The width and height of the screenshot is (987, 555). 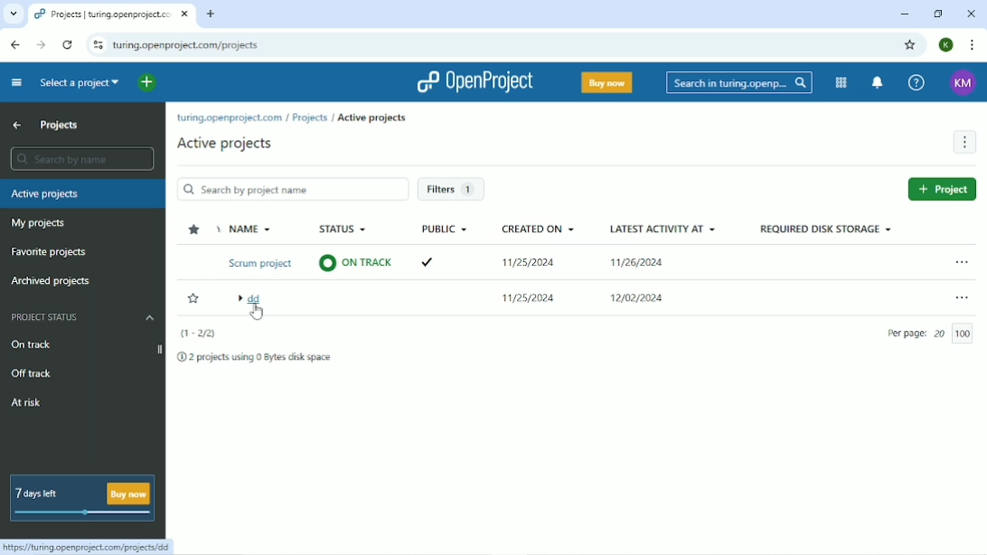 I want to click on Search by project name, so click(x=293, y=190).